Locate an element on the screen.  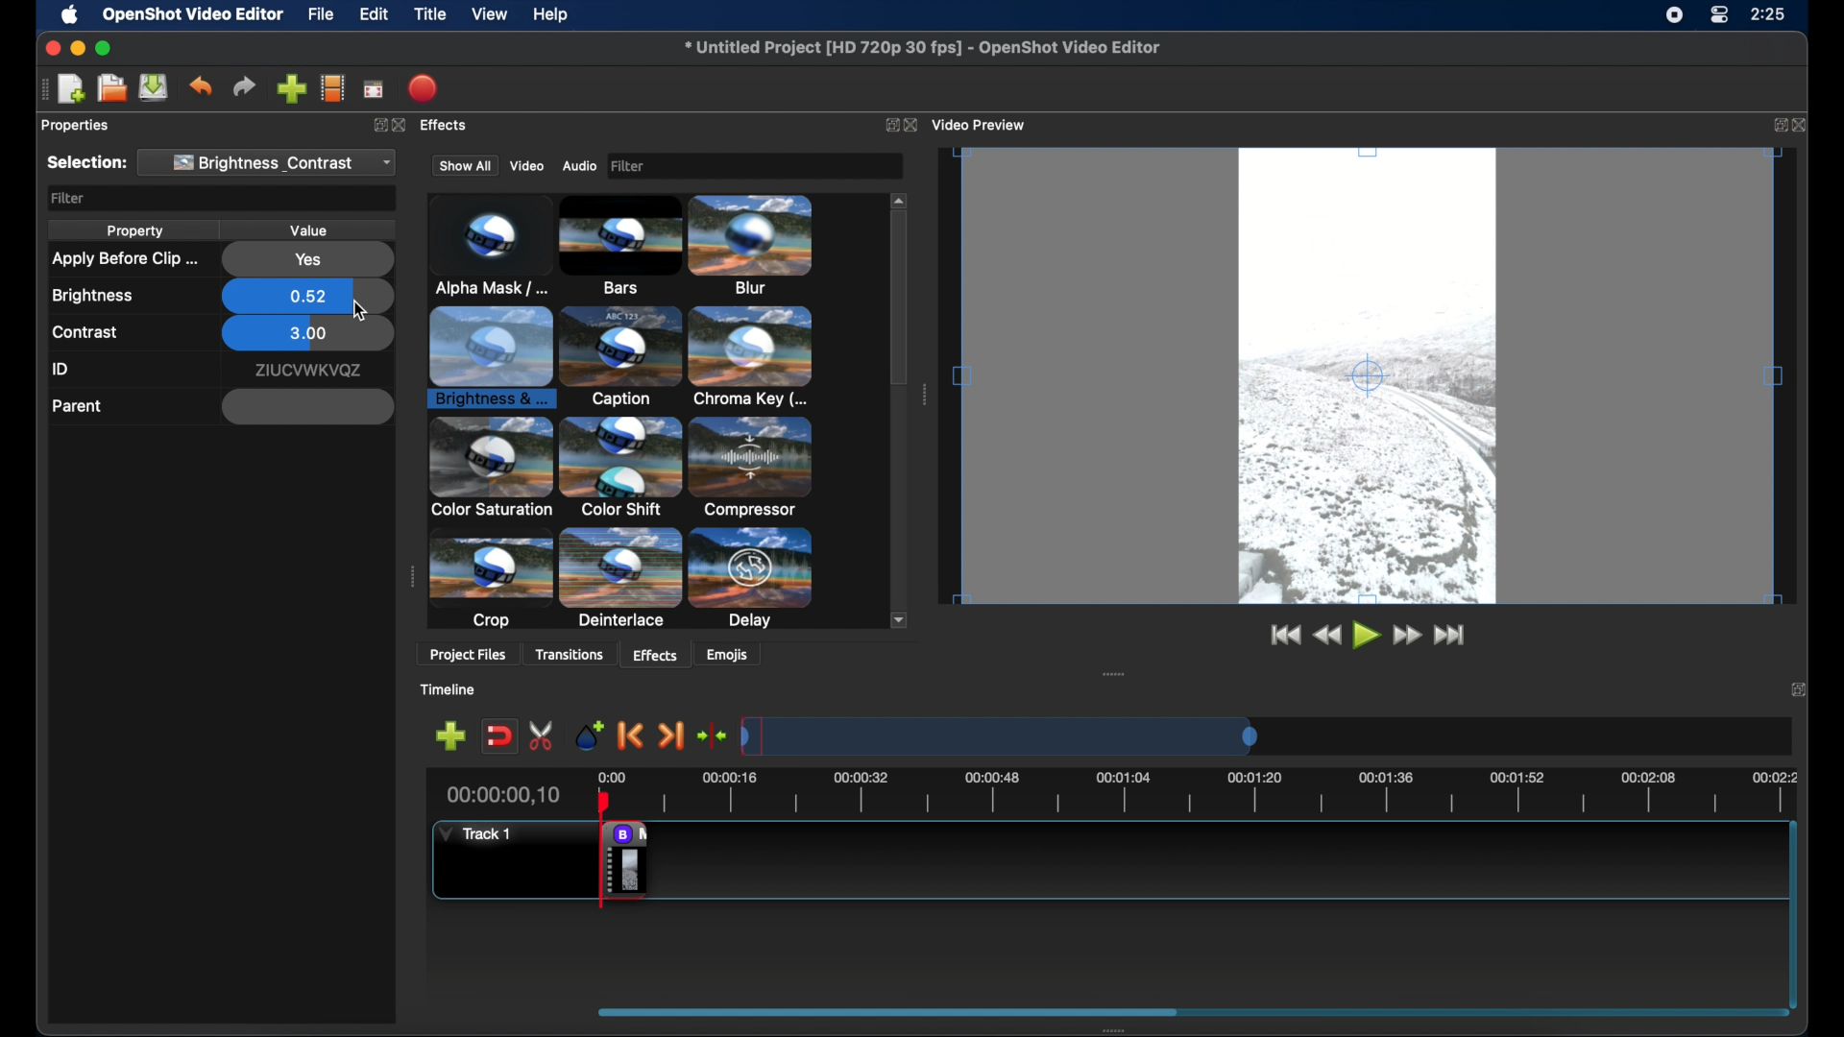
next marker is located at coordinates (674, 736).